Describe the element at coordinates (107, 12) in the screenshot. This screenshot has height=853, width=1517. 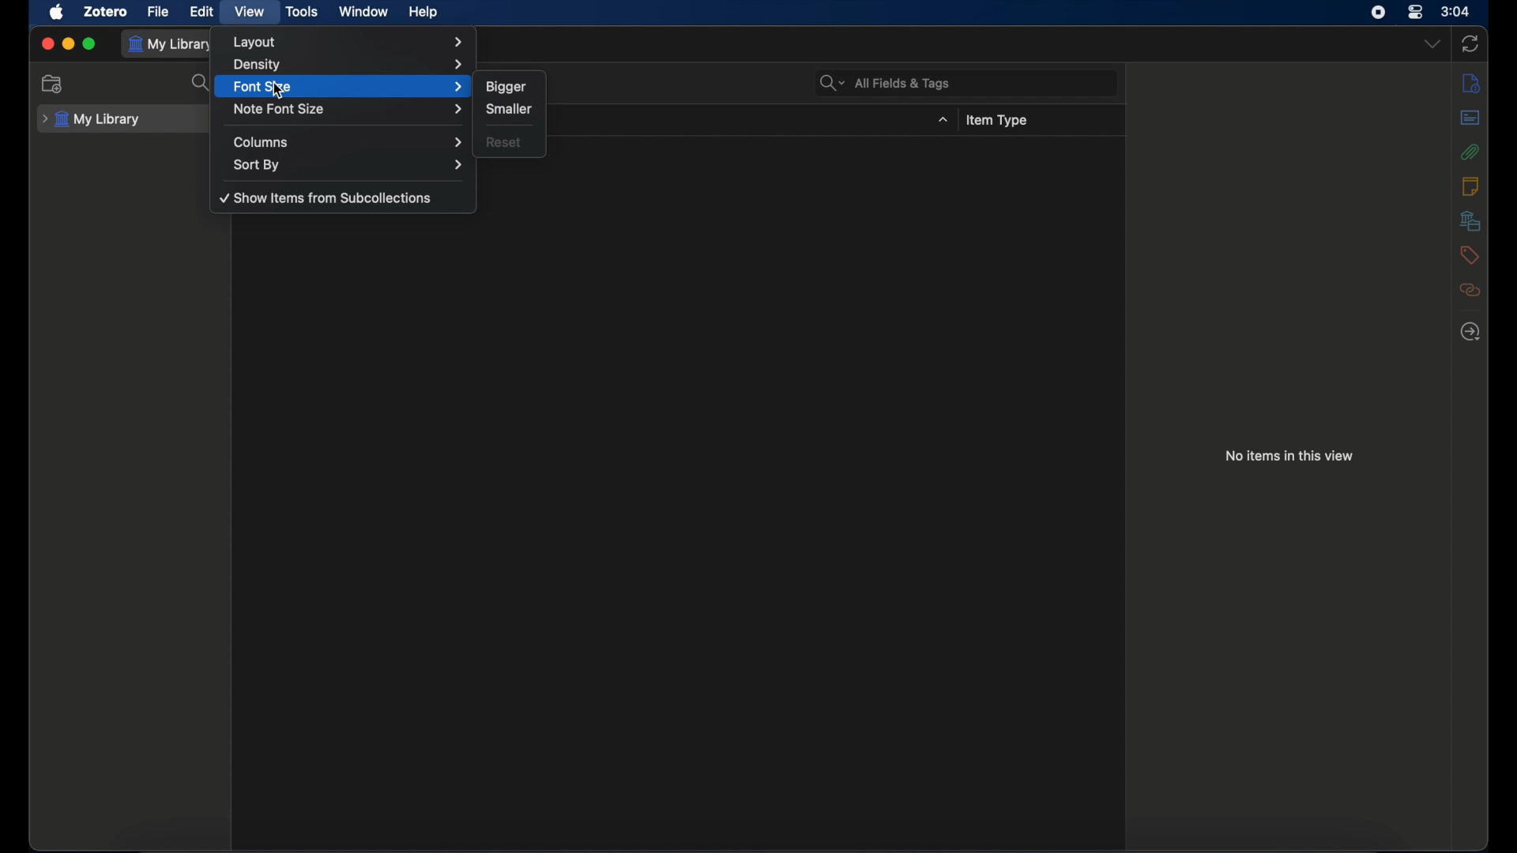
I see `zotero` at that location.